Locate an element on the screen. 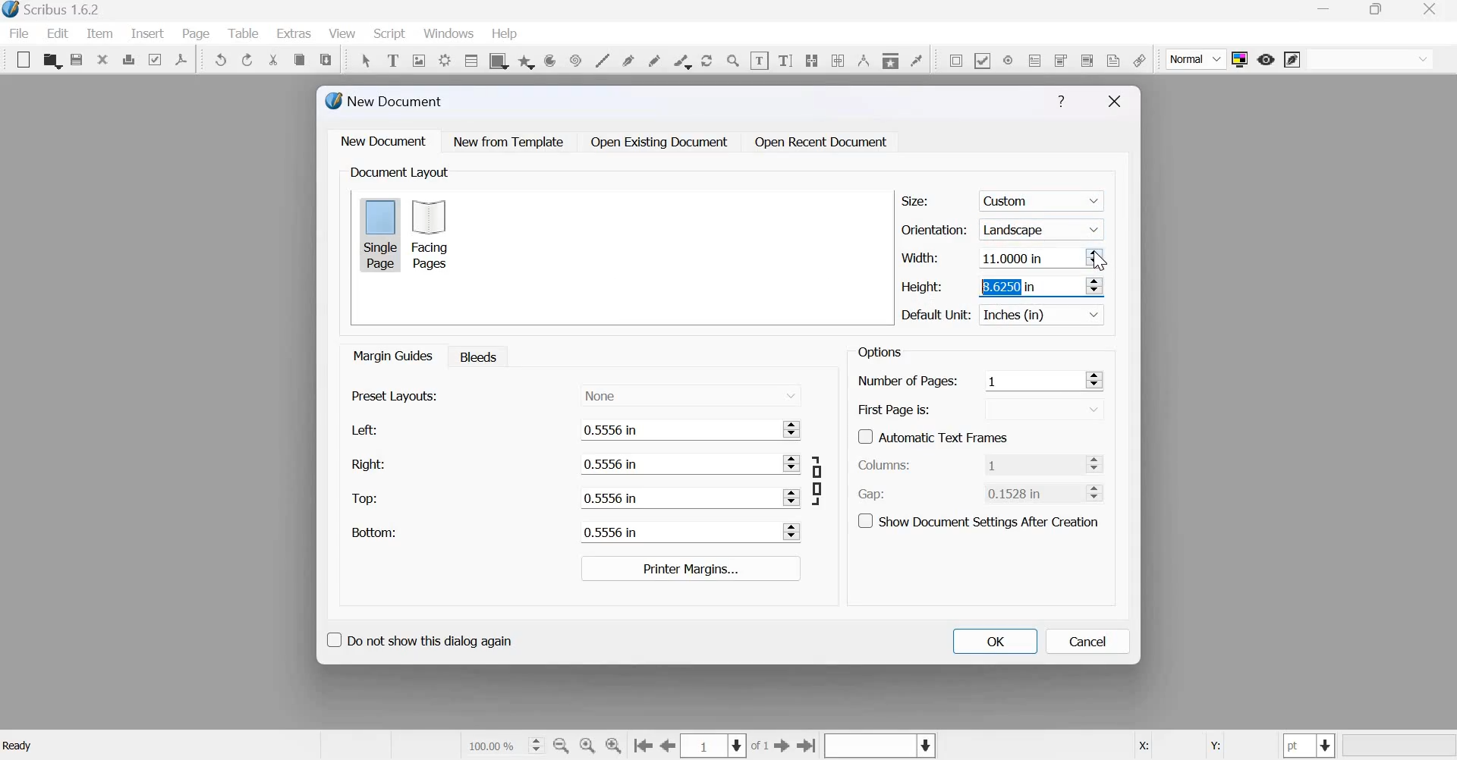 The height and width of the screenshot is (760, 1457). minimize is located at coordinates (1326, 11).